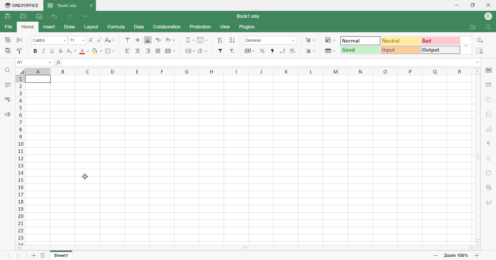 The image size is (496, 260). What do you see at coordinates (167, 39) in the screenshot?
I see `Orientation` at bounding box center [167, 39].